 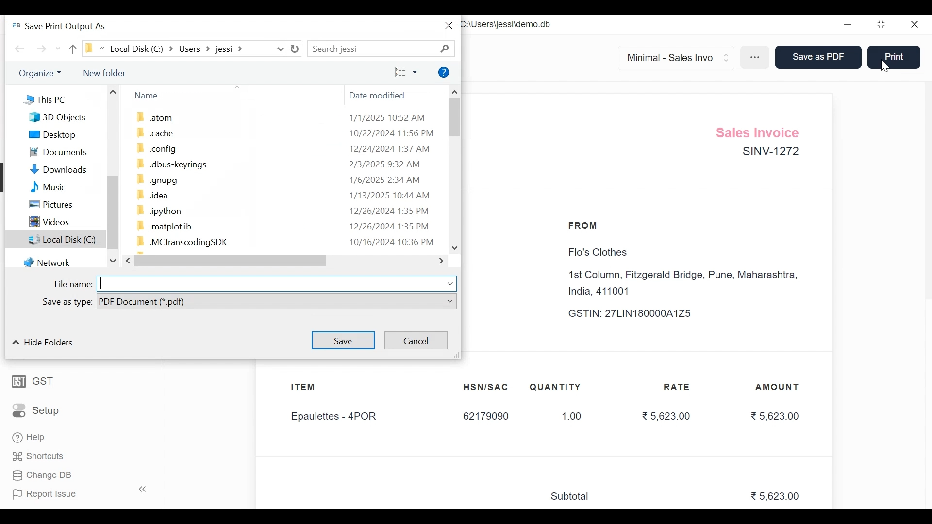 I want to click on AMOUNT, so click(x=778, y=388).